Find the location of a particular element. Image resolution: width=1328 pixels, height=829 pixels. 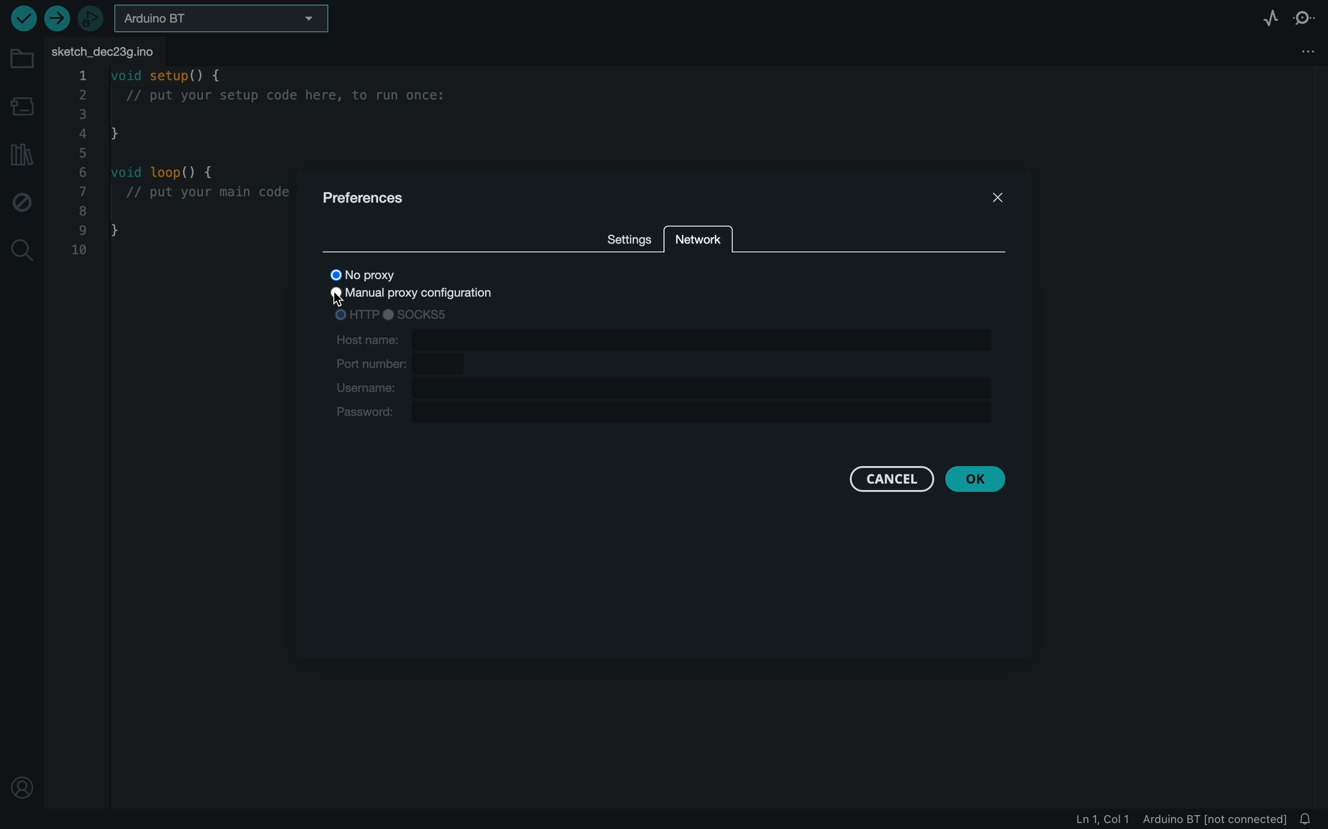

port number is located at coordinates (402, 364).